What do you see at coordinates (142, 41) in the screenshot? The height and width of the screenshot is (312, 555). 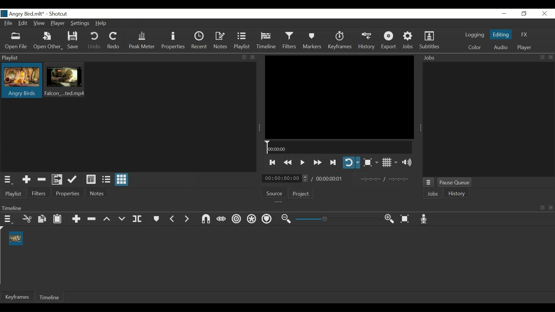 I see `Peak Meter` at bounding box center [142, 41].